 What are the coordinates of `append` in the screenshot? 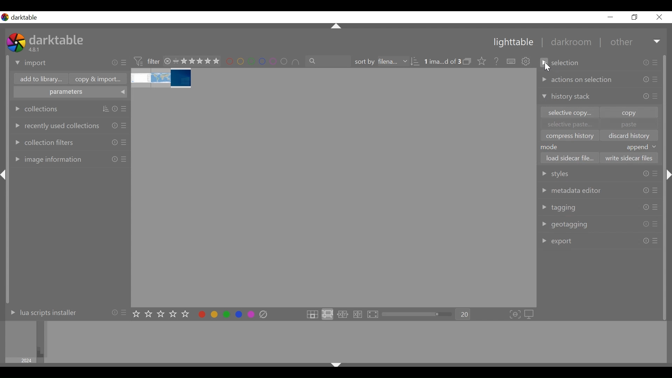 It's located at (642, 147).